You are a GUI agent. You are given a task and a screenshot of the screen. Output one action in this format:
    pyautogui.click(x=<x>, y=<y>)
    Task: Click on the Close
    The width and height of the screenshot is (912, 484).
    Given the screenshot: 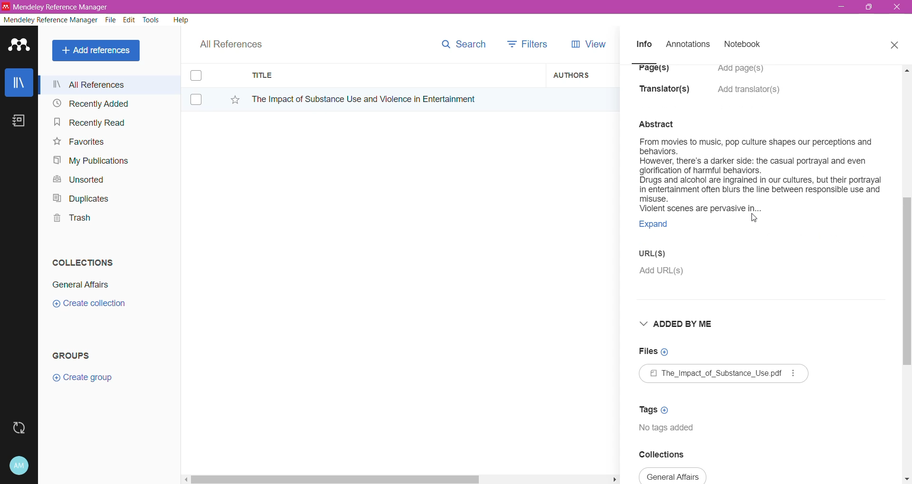 What is the action you would take?
    pyautogui.click(x=894, y=44)
    